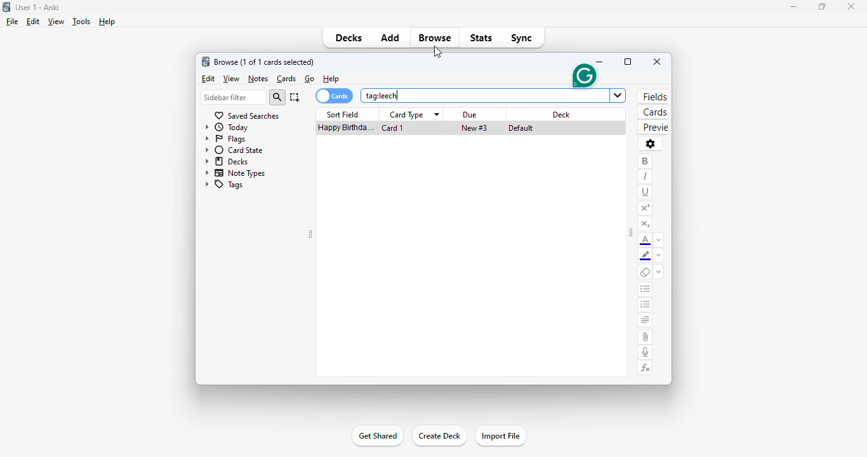 Image resolution: width=867 pixels, height=457 pixels. Describe the element at coordinates (583, 76) in the screenshot. I see `grammarly extension` at that location.